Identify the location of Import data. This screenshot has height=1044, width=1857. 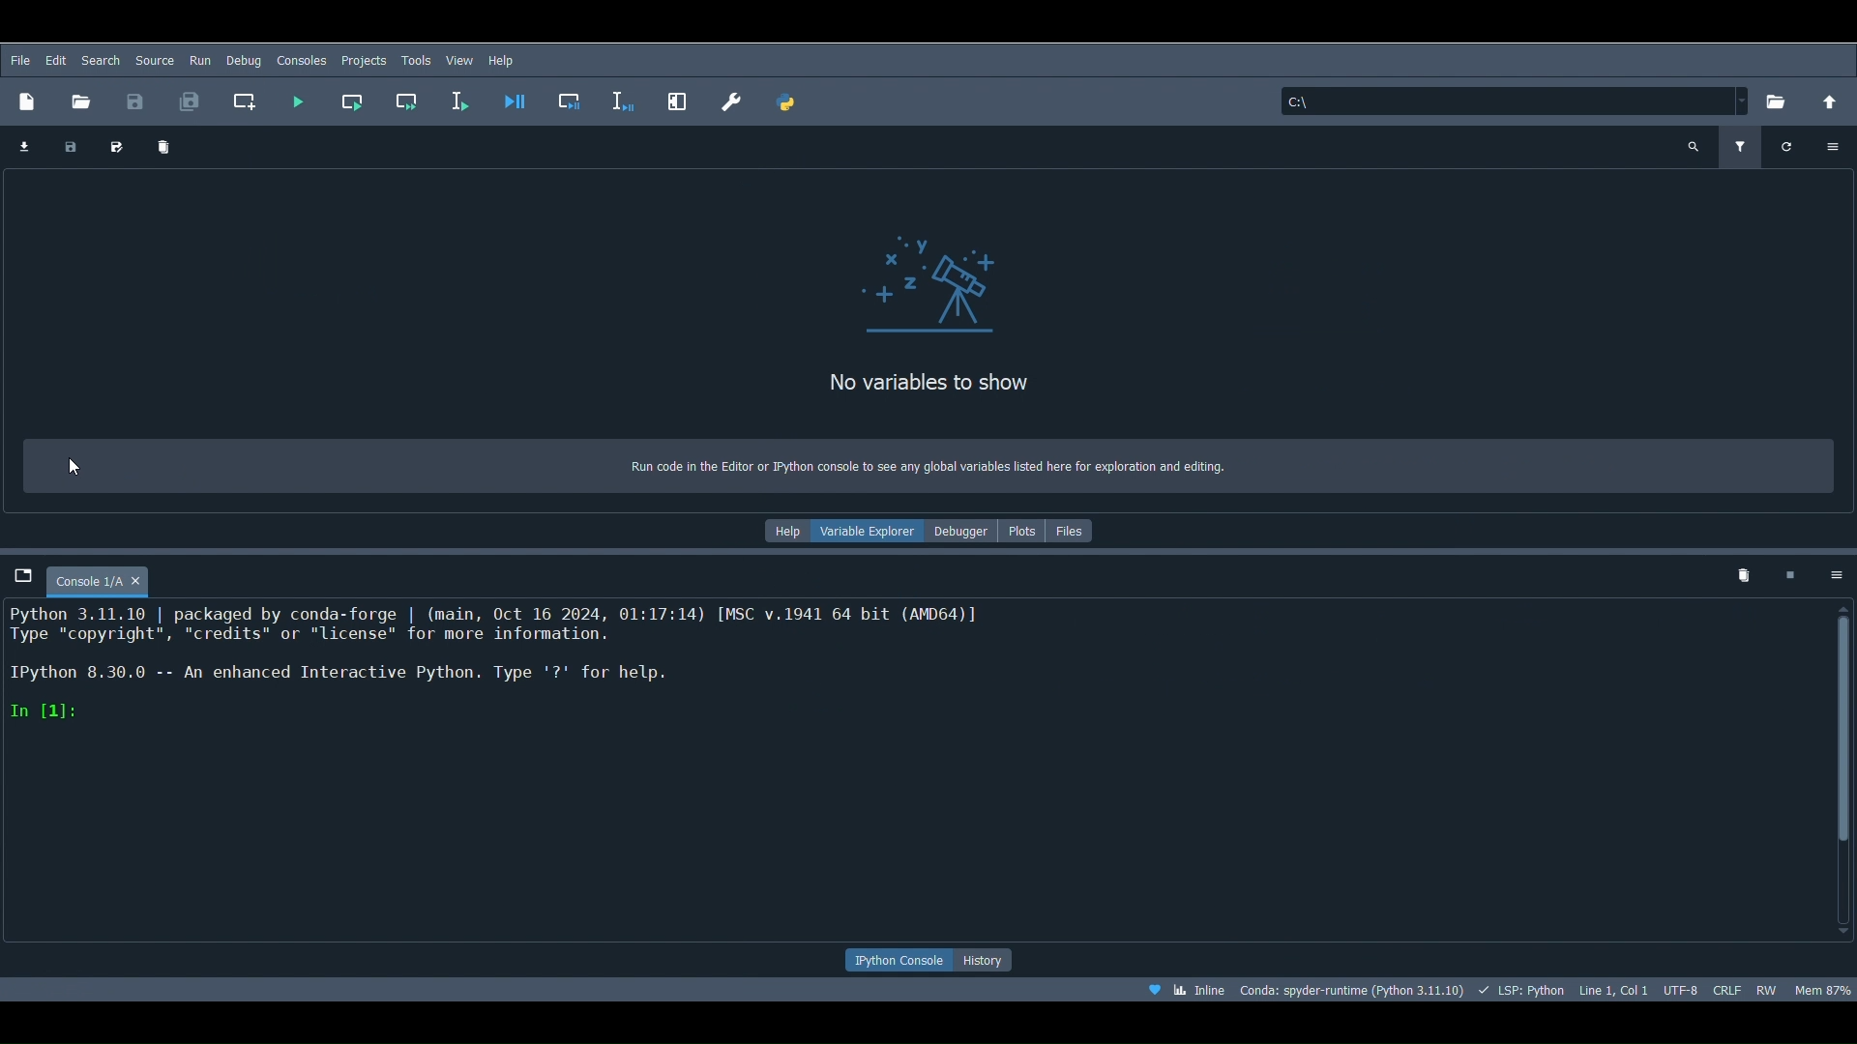
(19, 148).